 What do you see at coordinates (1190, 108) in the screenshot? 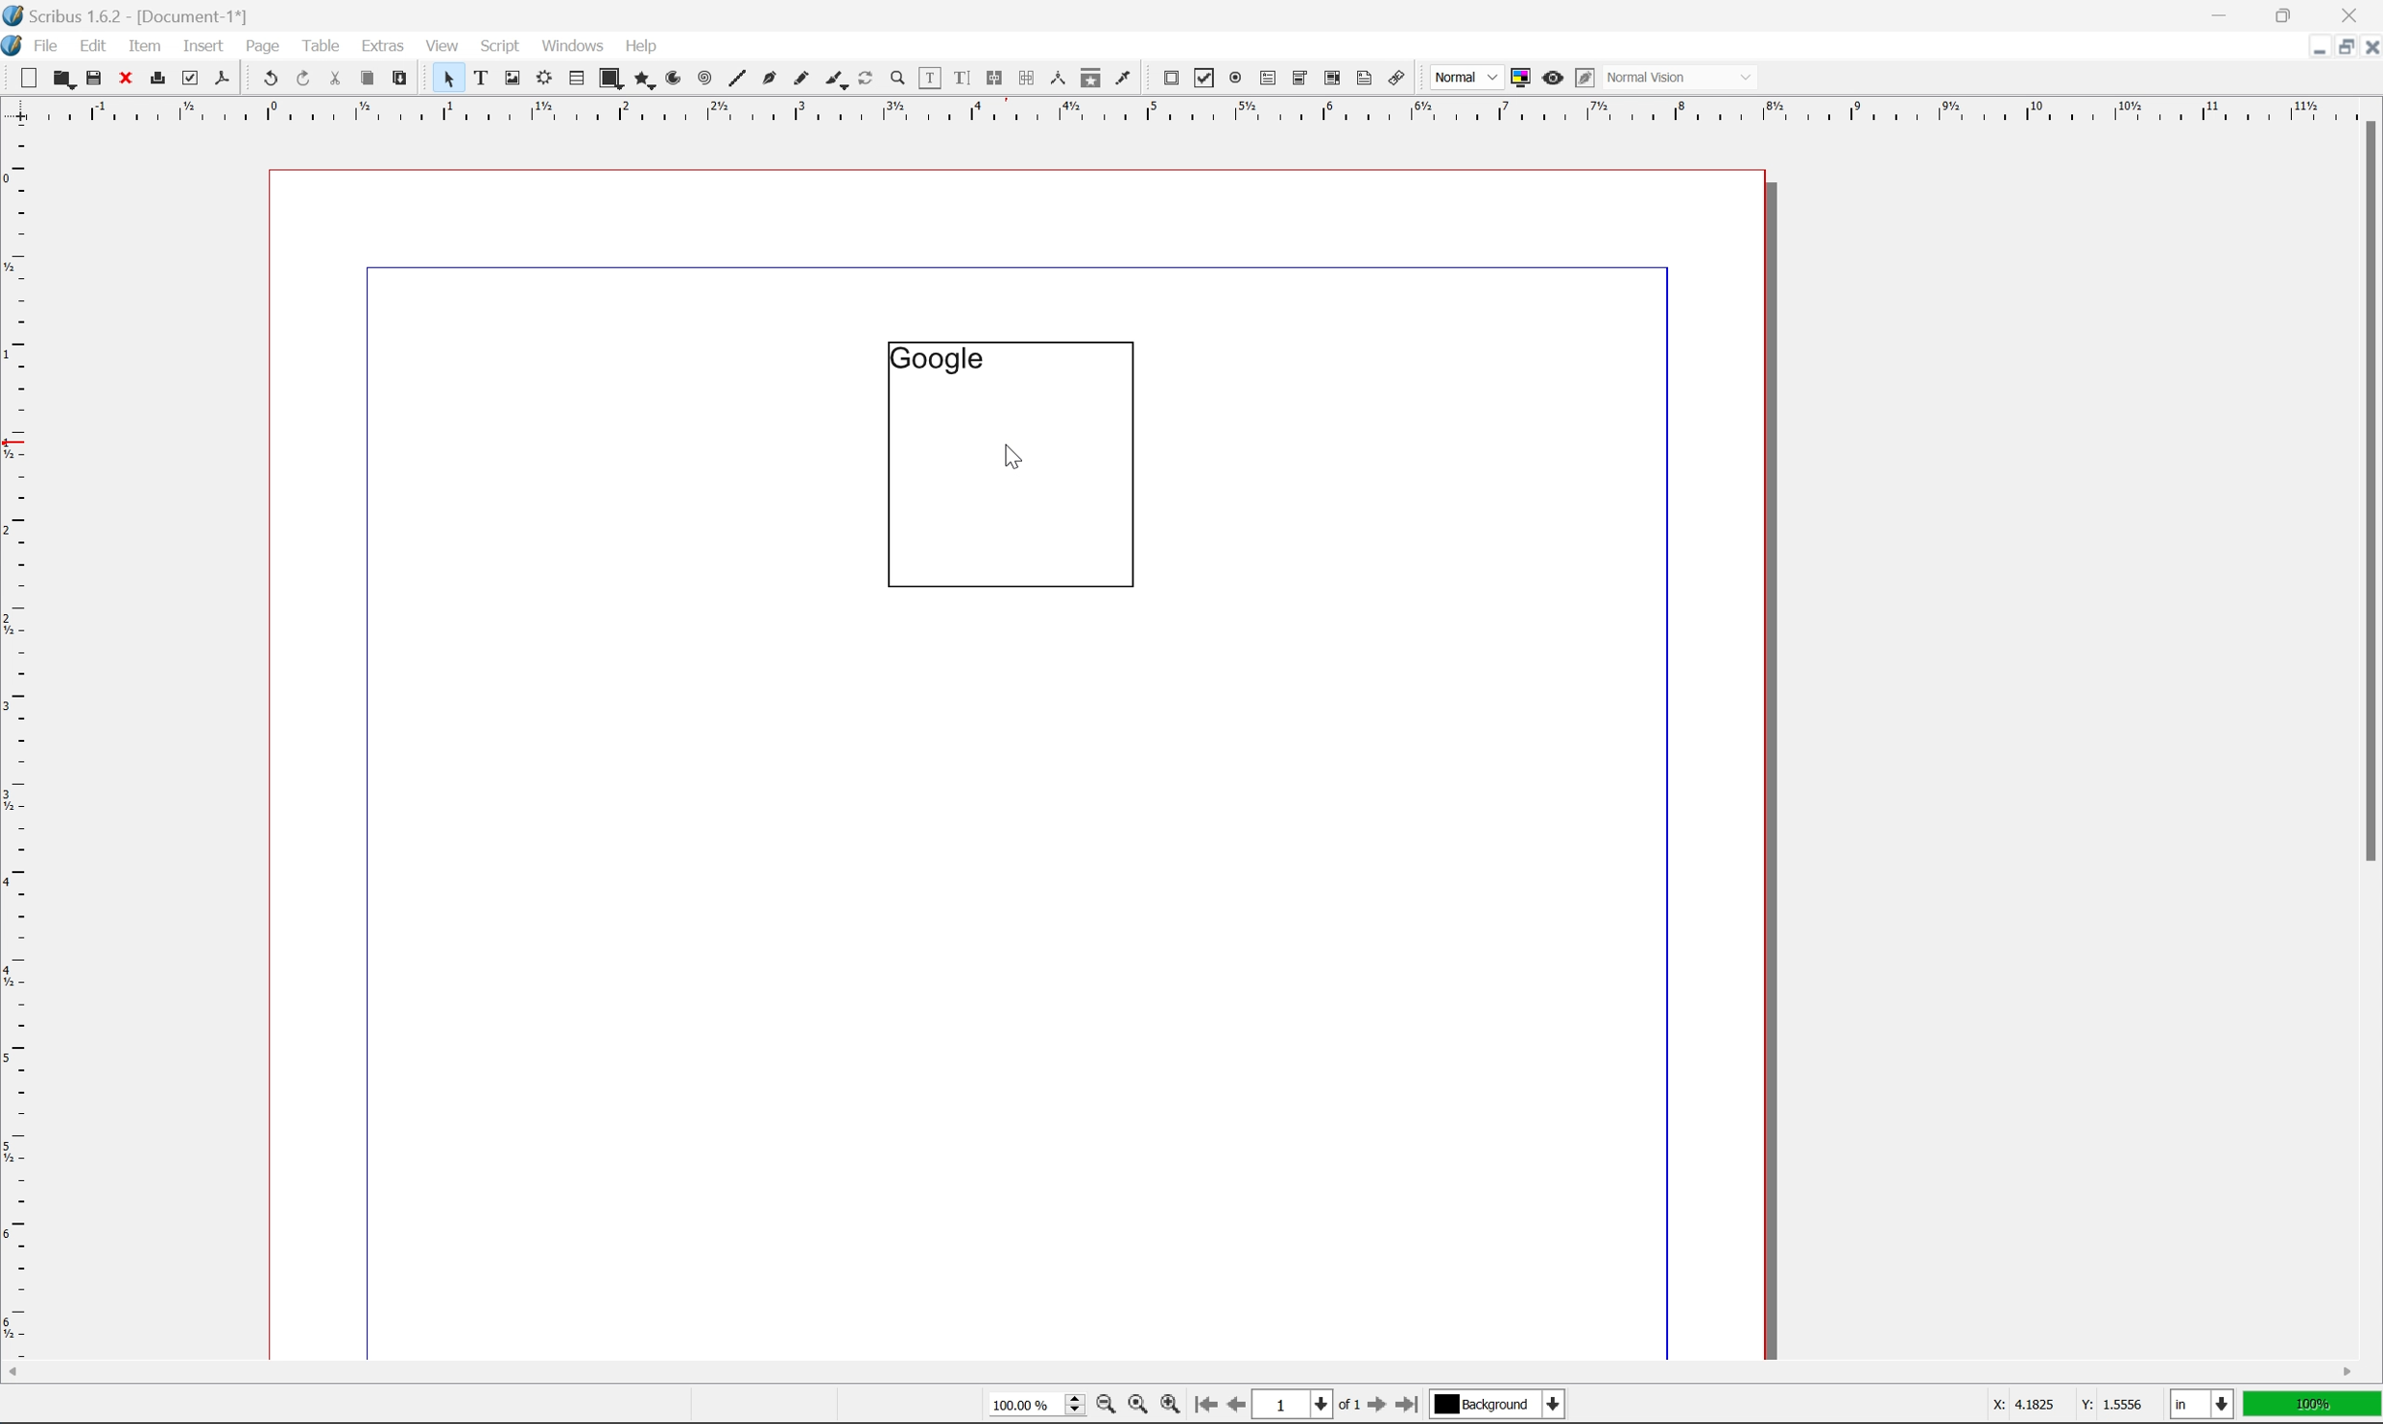
I see `ruler` at bounding box center [1190, 108].